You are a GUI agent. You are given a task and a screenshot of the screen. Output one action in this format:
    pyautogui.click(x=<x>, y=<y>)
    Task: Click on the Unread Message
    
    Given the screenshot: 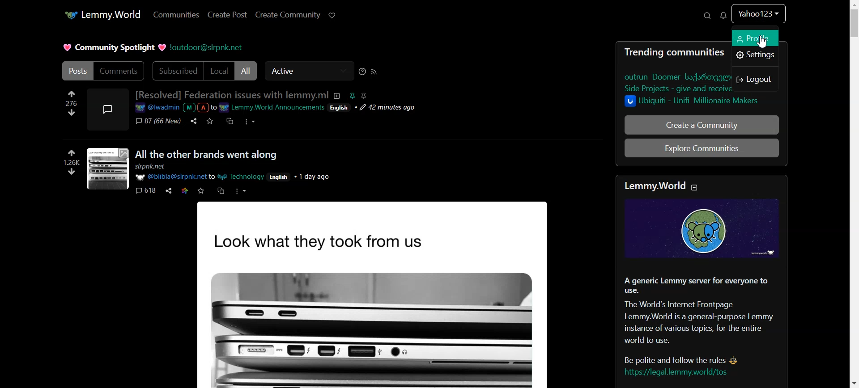 What is the action you would take?
    pyautogui.click(x=724, y=15)
    